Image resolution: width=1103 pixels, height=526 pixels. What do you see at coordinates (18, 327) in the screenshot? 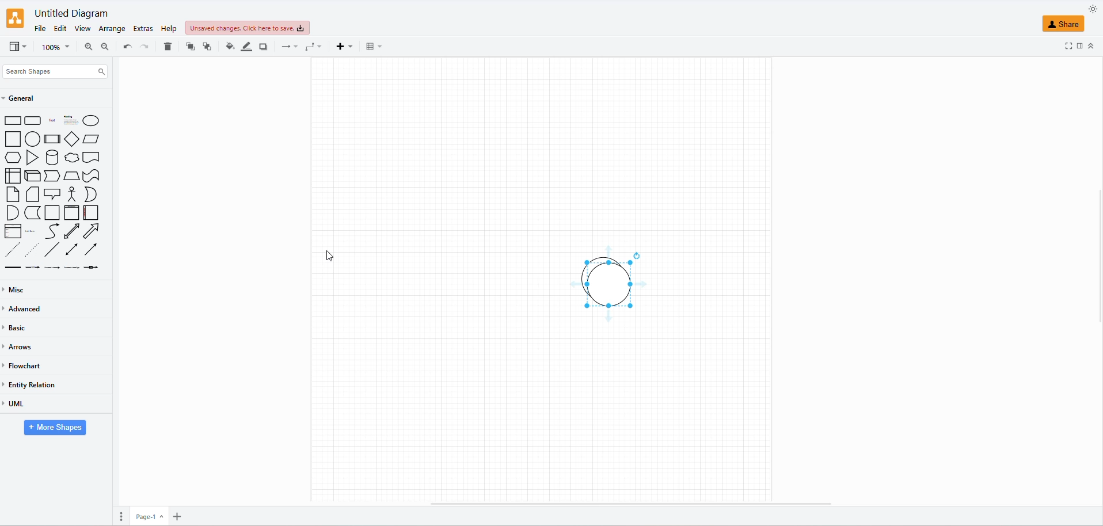
I see `BASIC` at bounding box center [18, 327].